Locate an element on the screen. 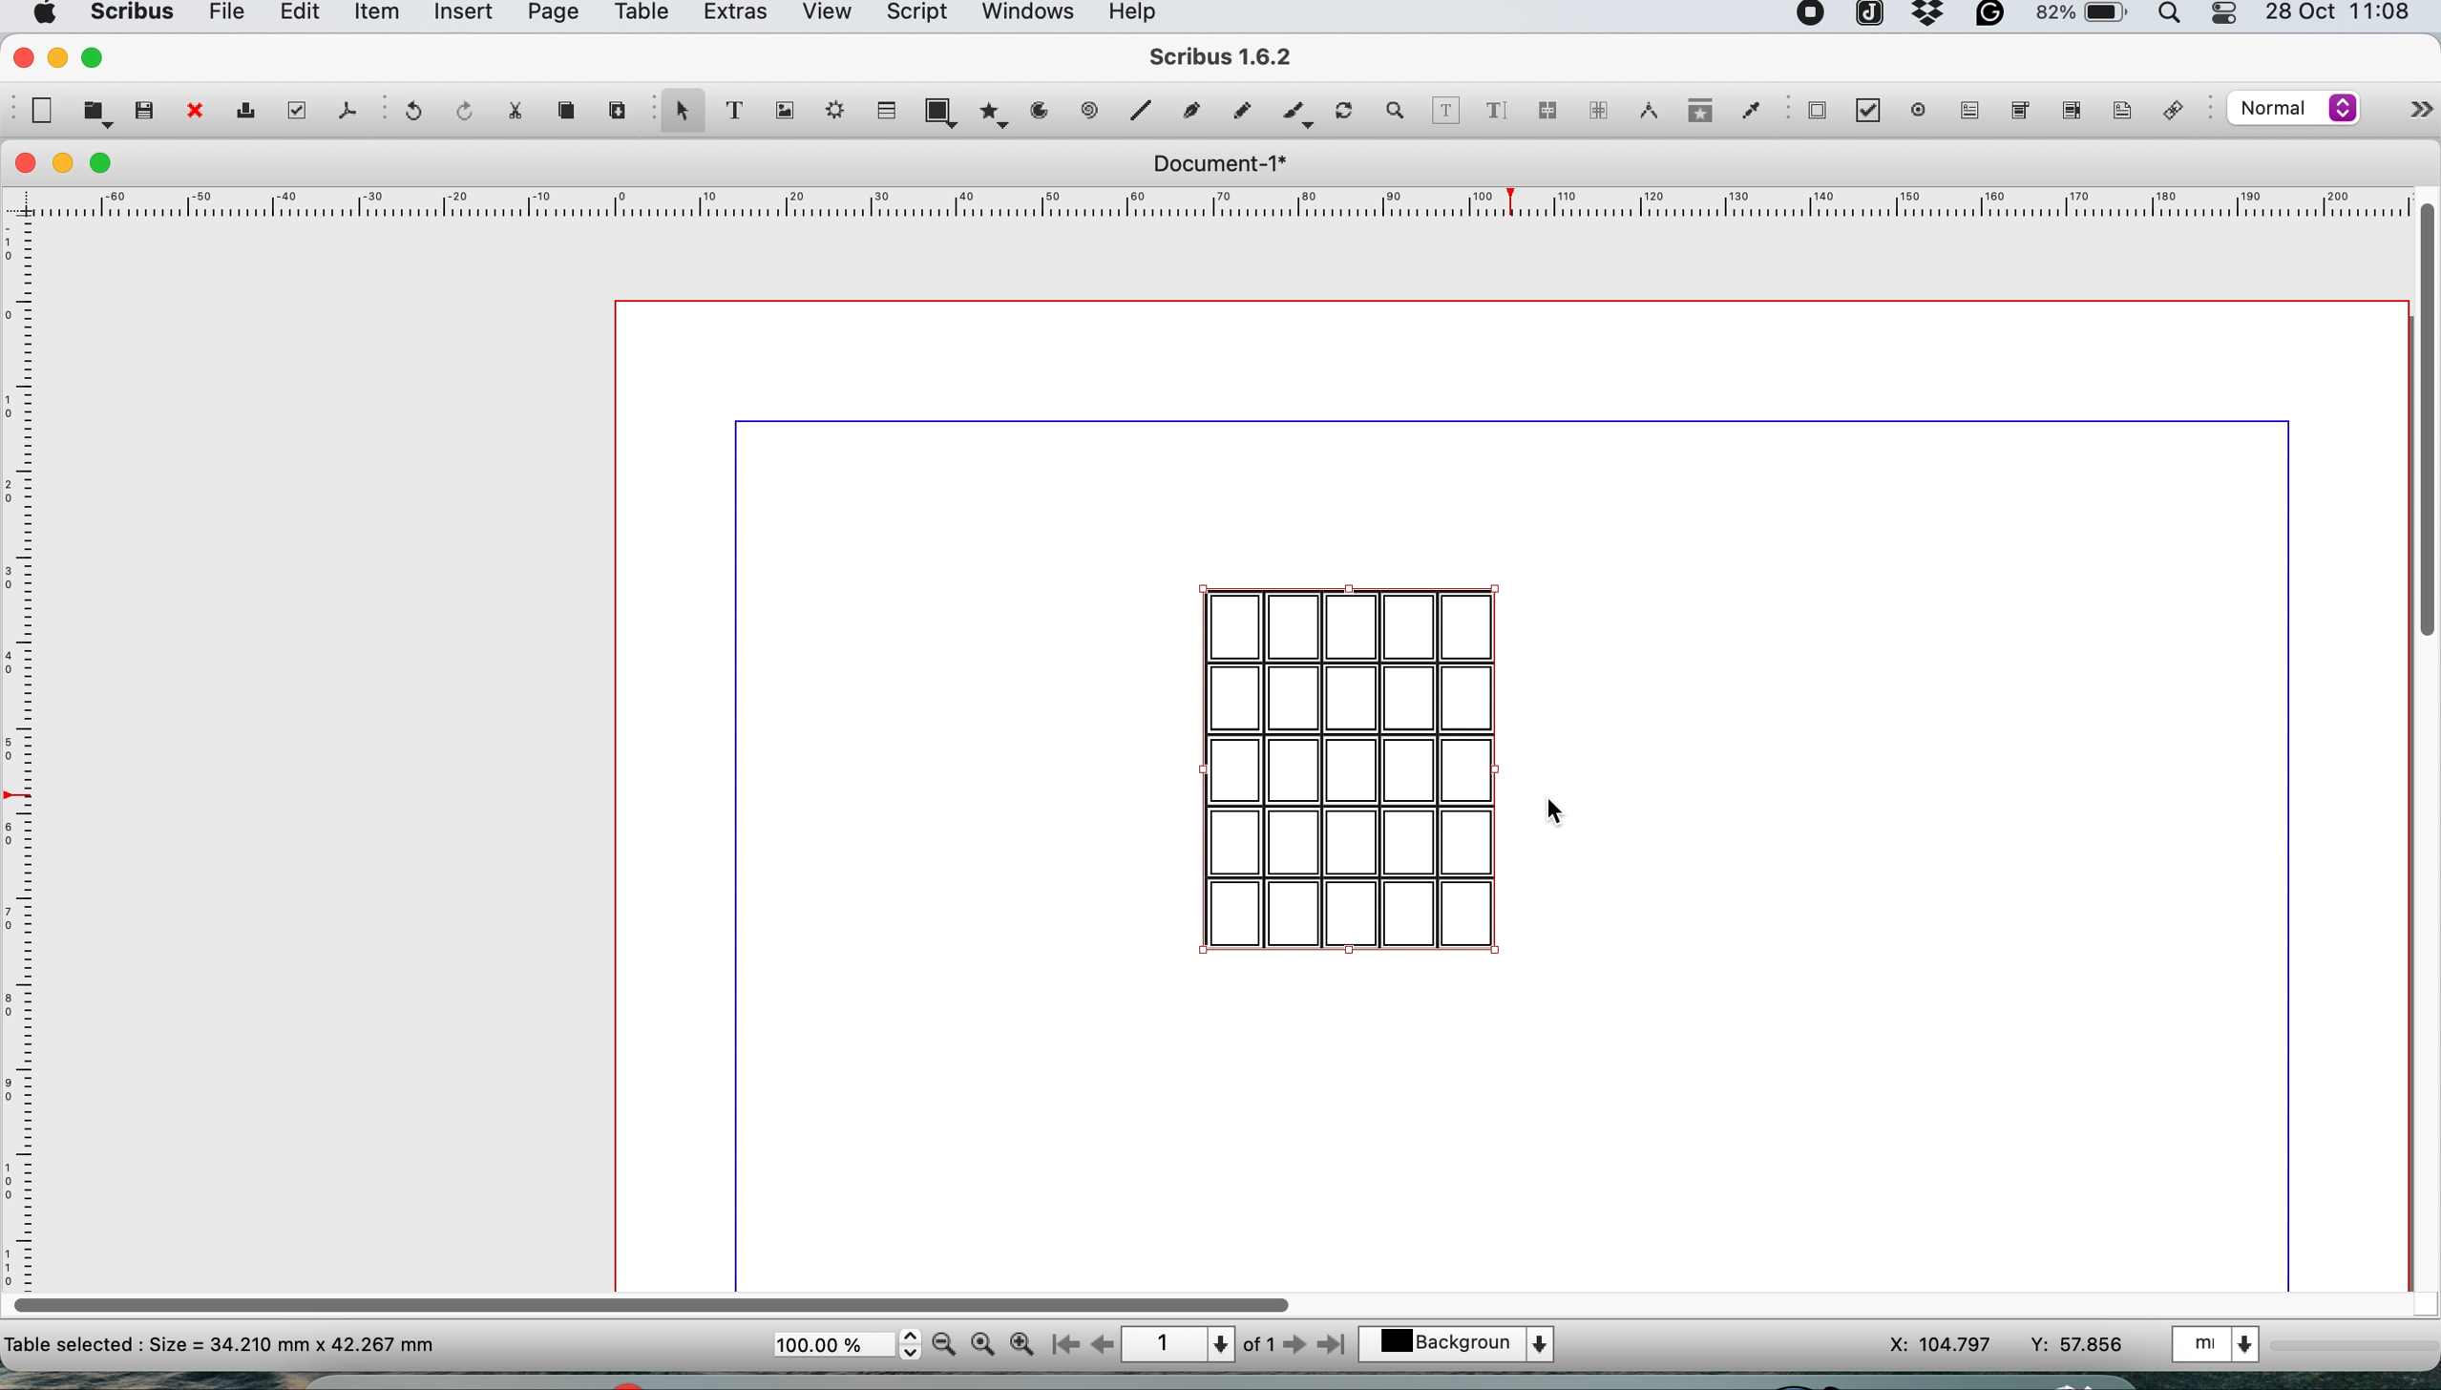 Image resolution: width=2441 pixels, height=1390 pixels. page is located at coordinates (550, 16).